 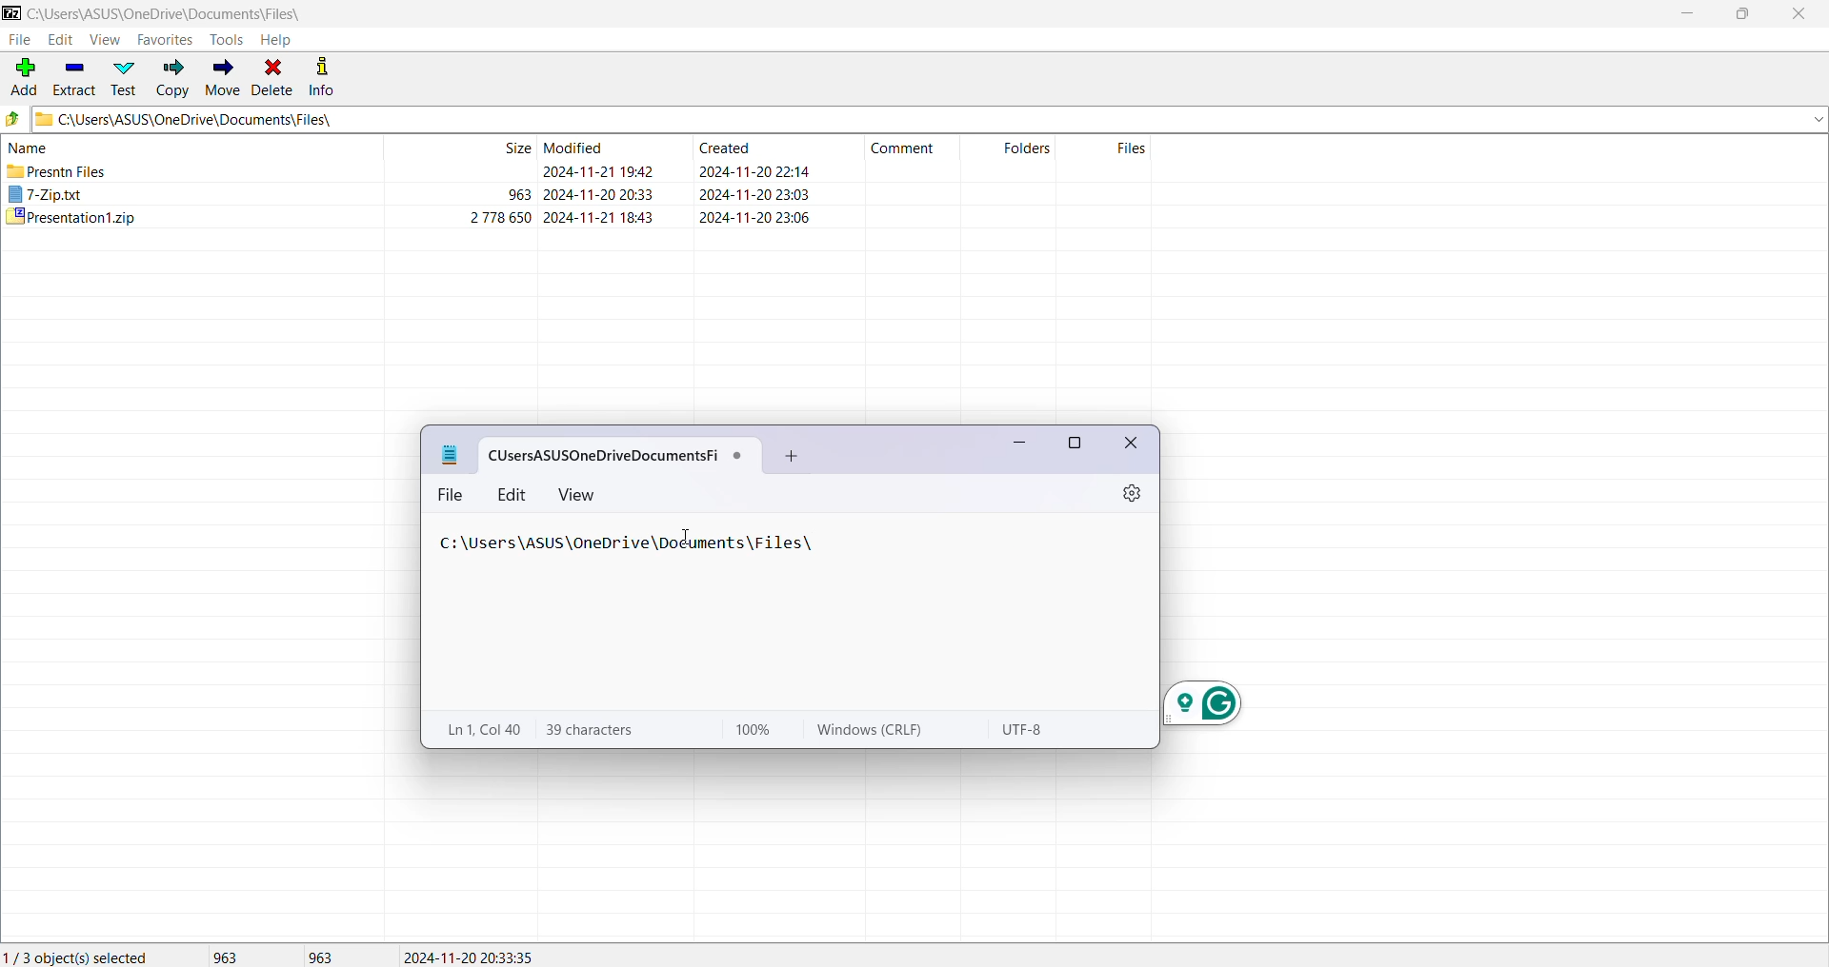 I want to click on Current Folder Path , so click(x=929, y=120).